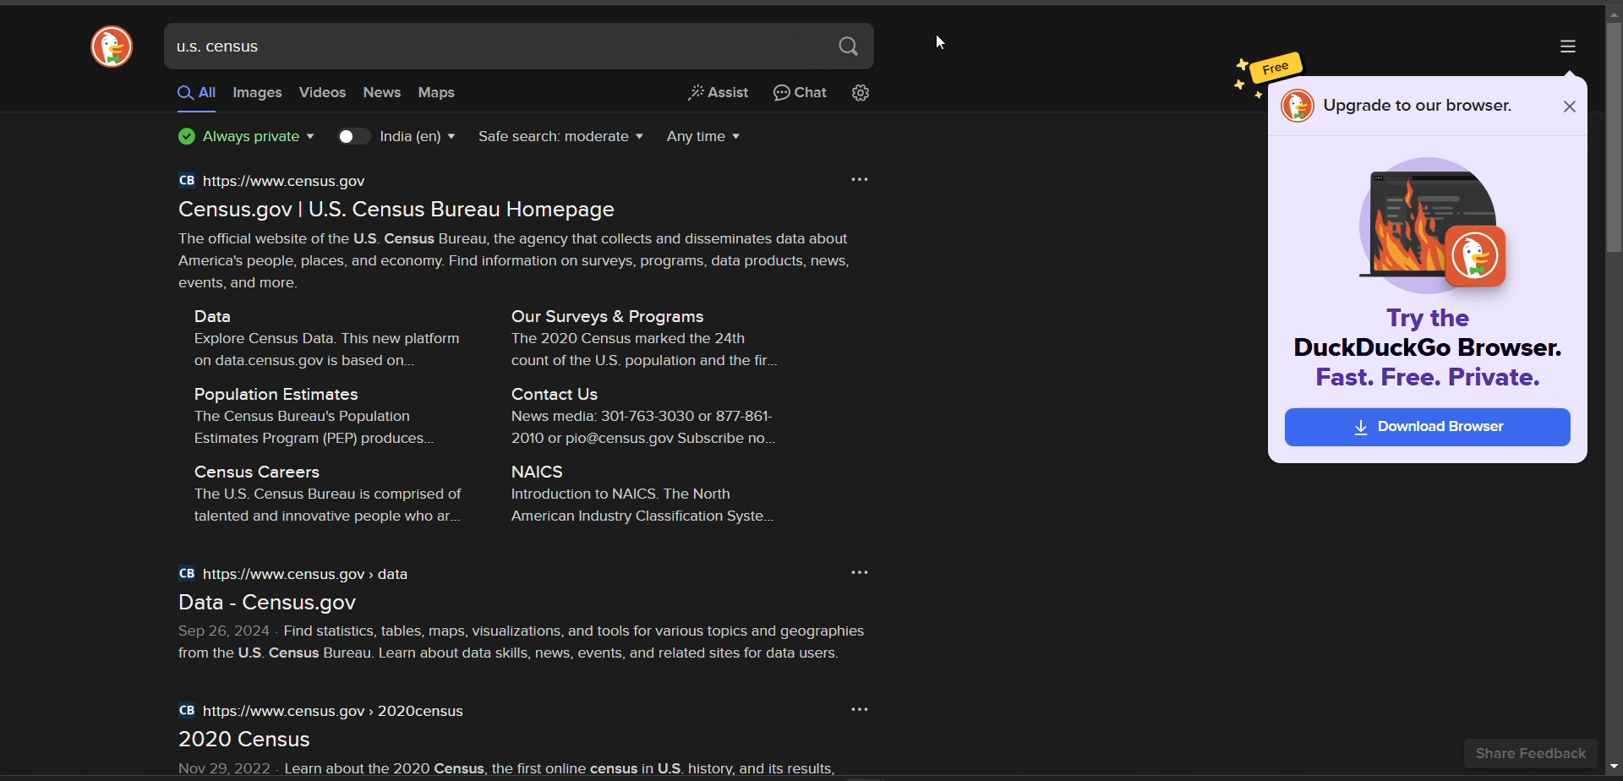  Describe the element at coordinates (276, 179) in the screenshot. I see `census.gov url` at that location.